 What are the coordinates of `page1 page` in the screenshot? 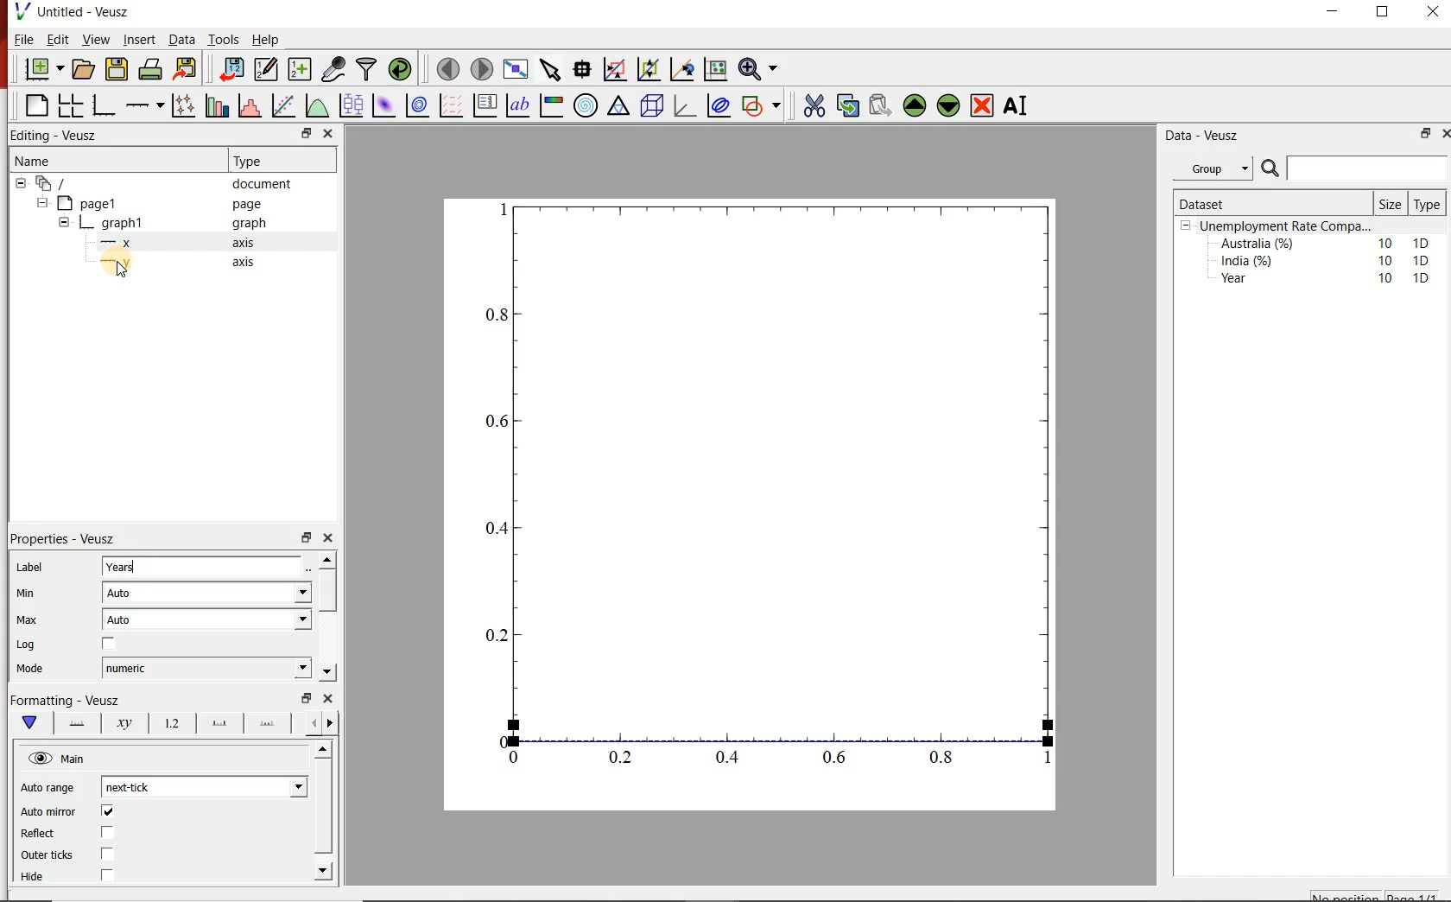 It's located at (166, 203).